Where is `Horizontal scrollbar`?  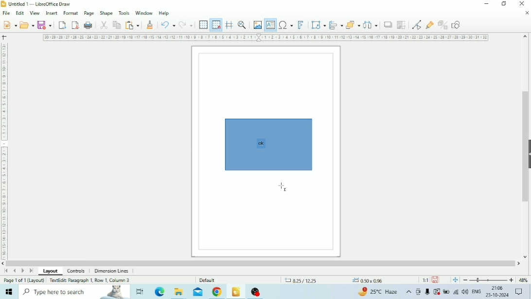 Horizontal scrollbar is located at coordinates (261, 263).